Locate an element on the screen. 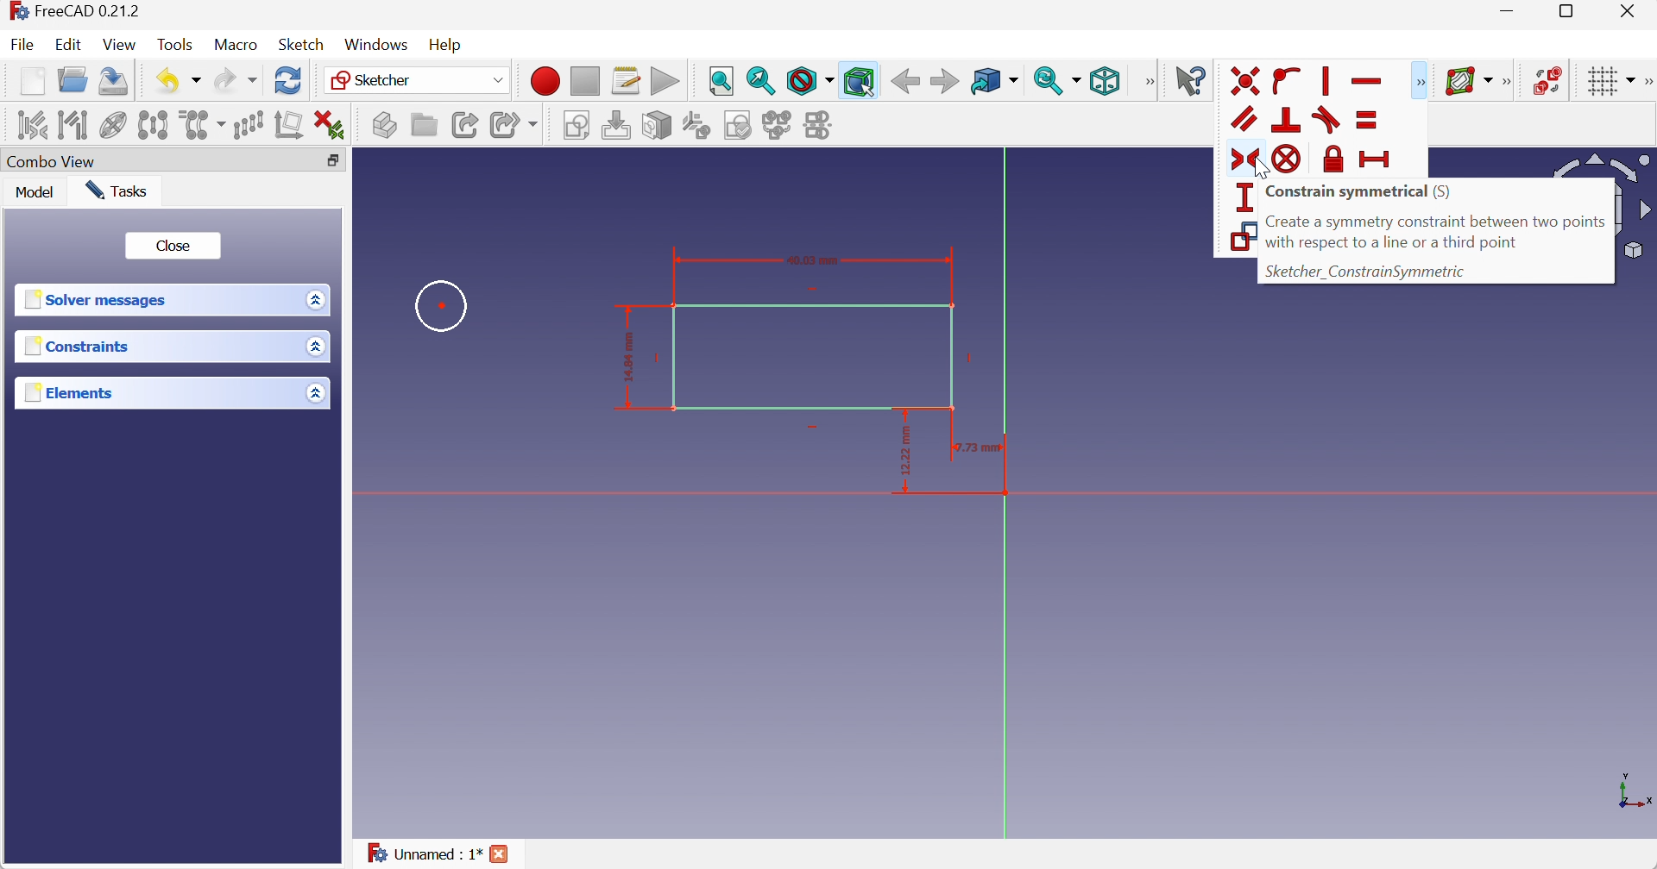  Mirror sketch is located at coordinates (822, 127).